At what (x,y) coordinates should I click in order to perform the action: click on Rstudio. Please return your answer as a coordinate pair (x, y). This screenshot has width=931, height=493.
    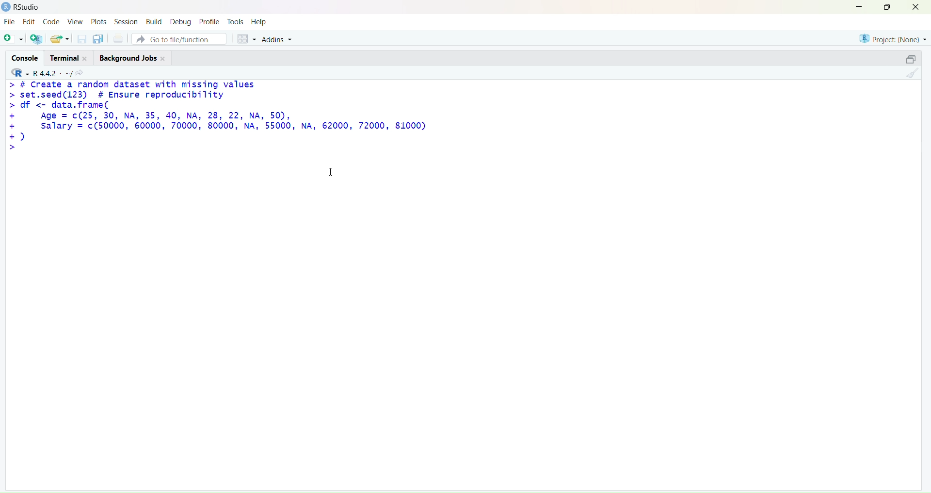
    Looking at the image, I should click on (21, 7).